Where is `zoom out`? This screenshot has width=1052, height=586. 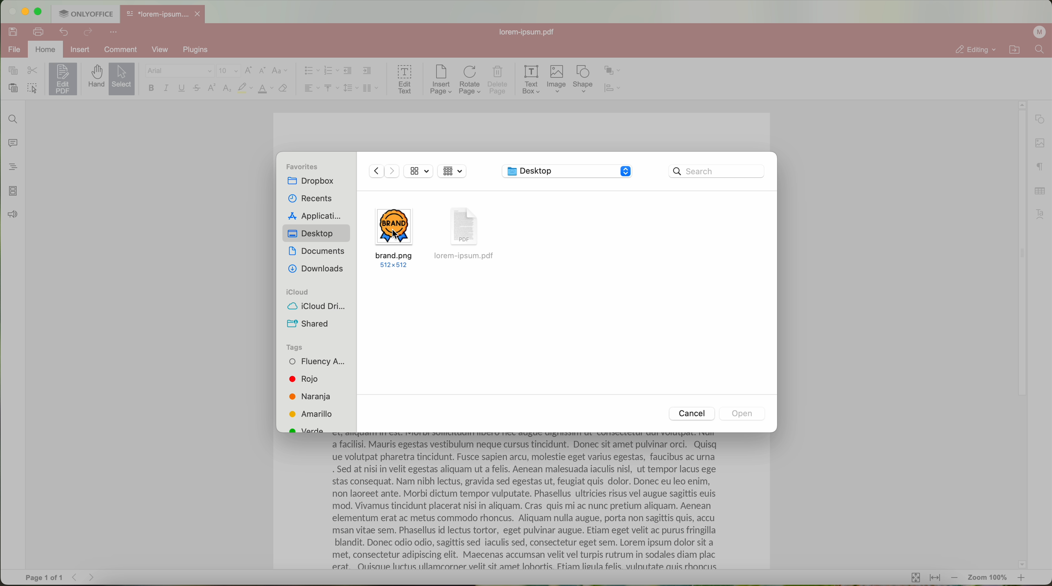
zoom out is located at coordinates (955, 578).